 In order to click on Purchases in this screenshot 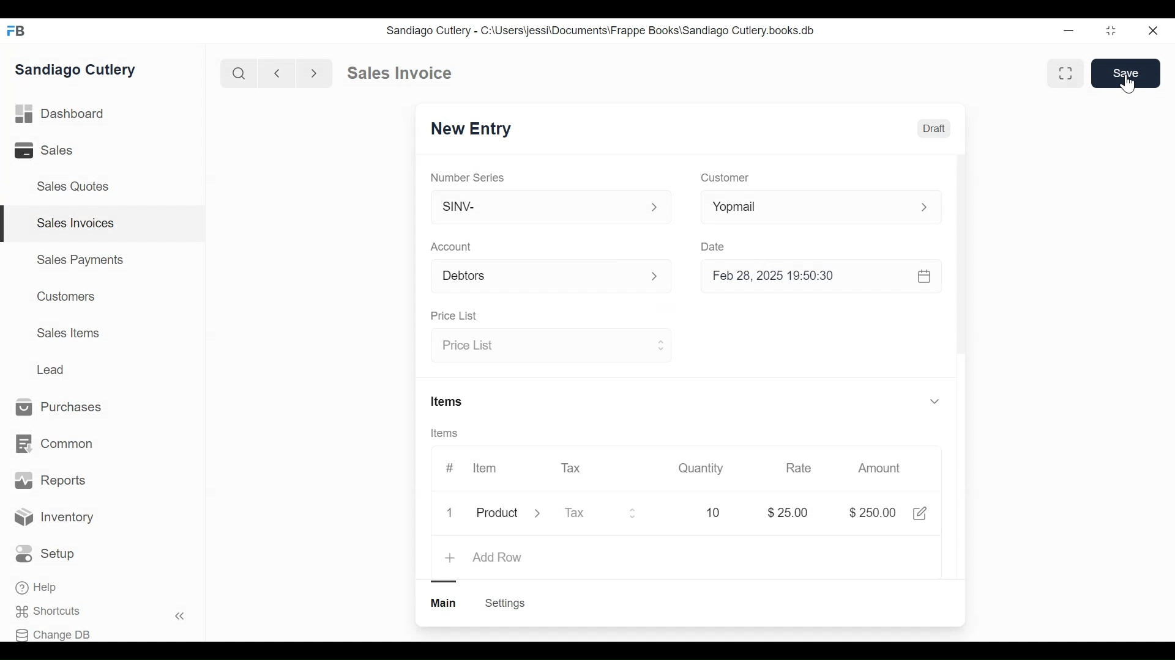, I will do `click(65, 408)`.